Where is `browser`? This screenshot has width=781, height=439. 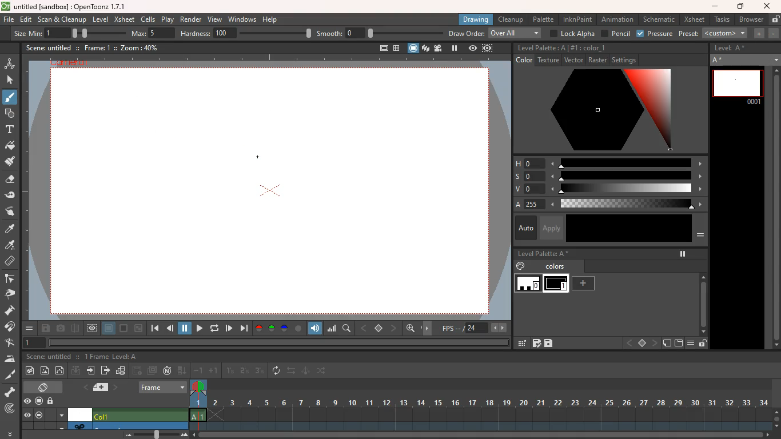 browser is located at coordinates (750, 19).